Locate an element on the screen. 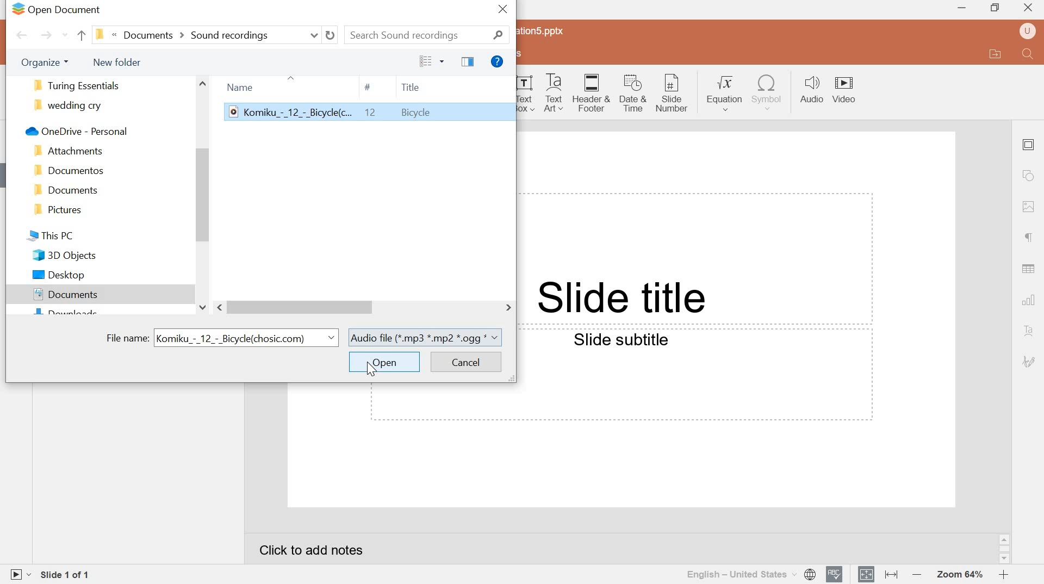 The height and width of the screenshot is (584, 1044). open document is located at coordinates (67, 9).